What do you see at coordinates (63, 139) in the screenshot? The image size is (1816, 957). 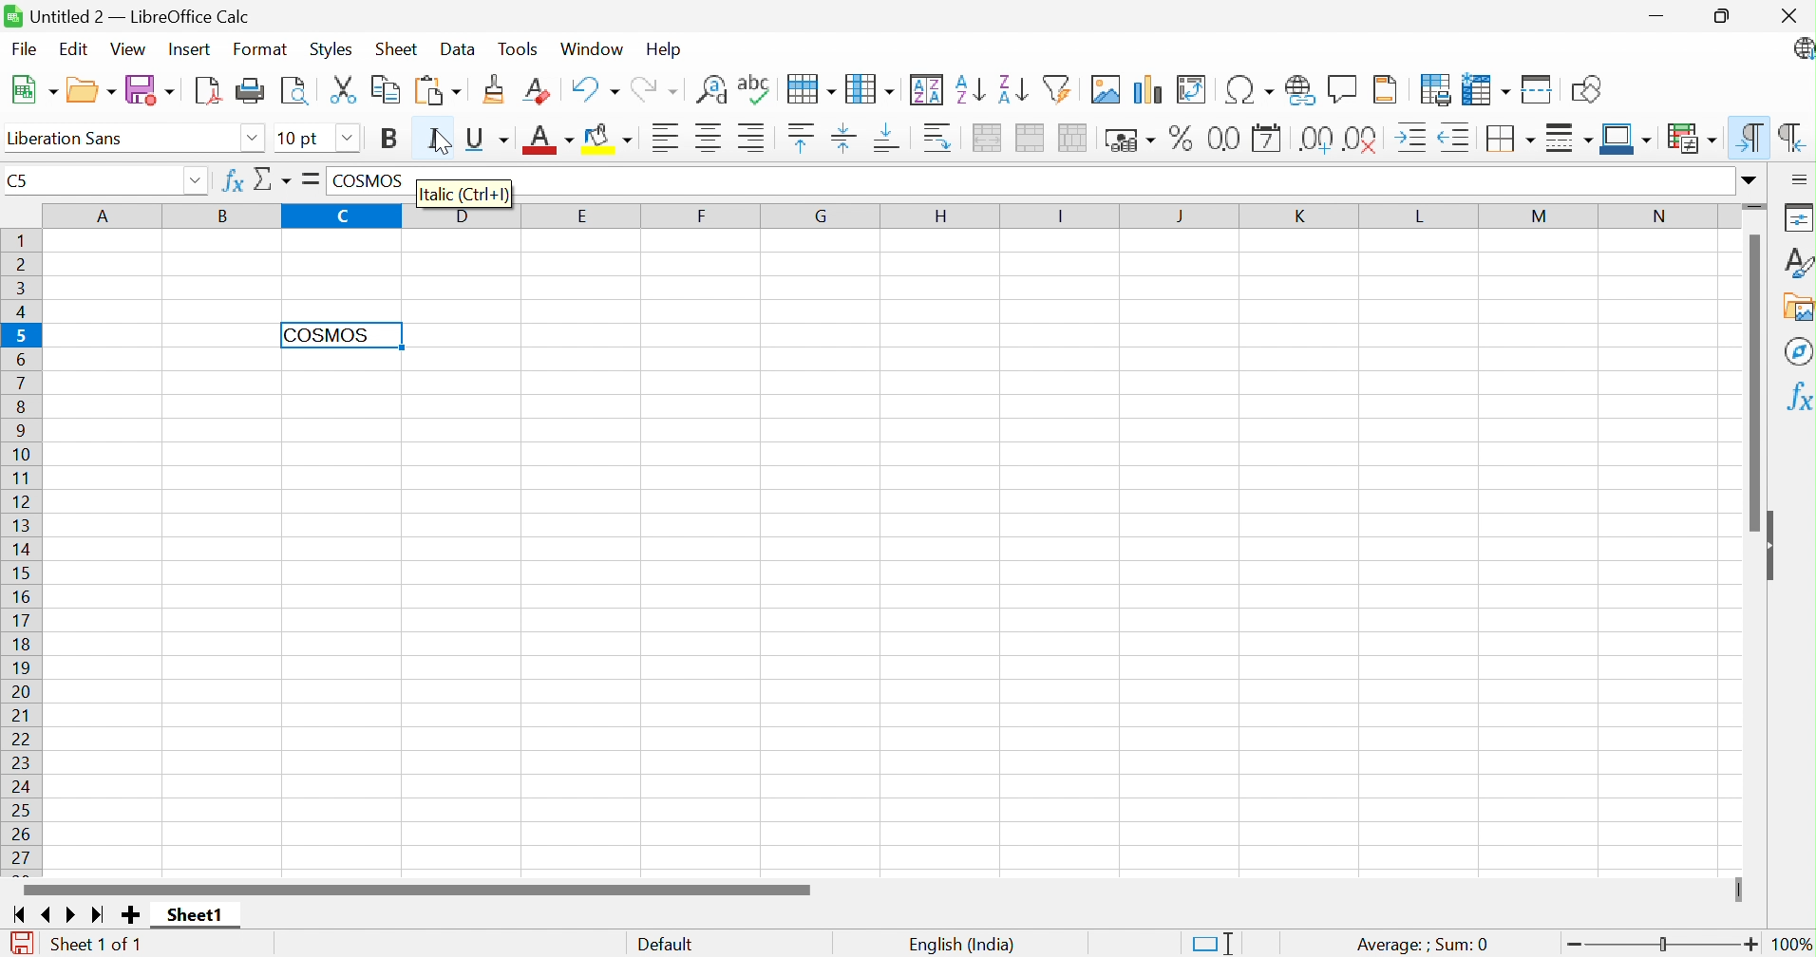 I see `Font name` at bounding box center [63, 139].